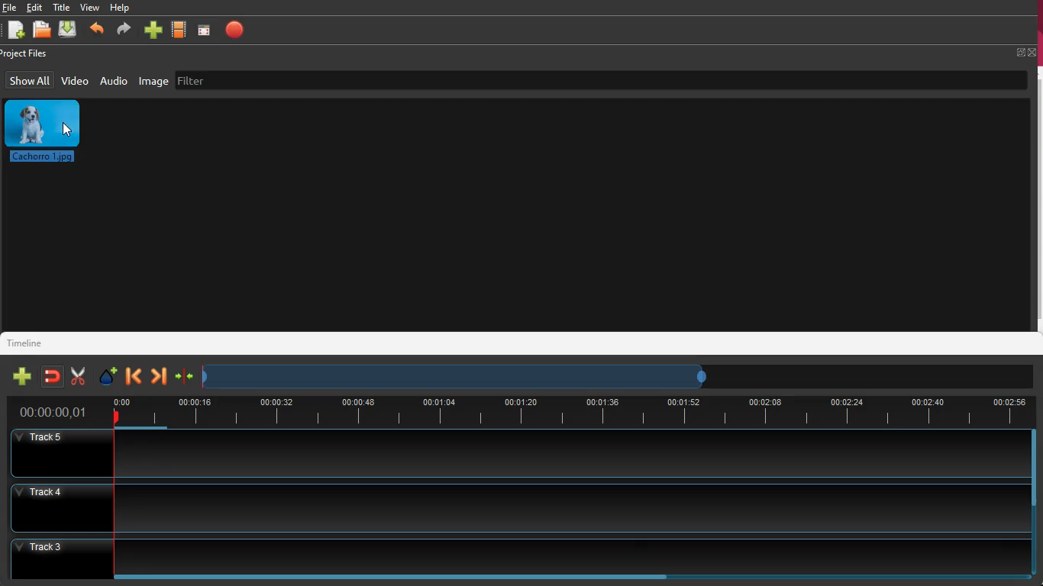  Describe the element at coordinates (31, 80) in the screenshot. I see `show all` at that location.